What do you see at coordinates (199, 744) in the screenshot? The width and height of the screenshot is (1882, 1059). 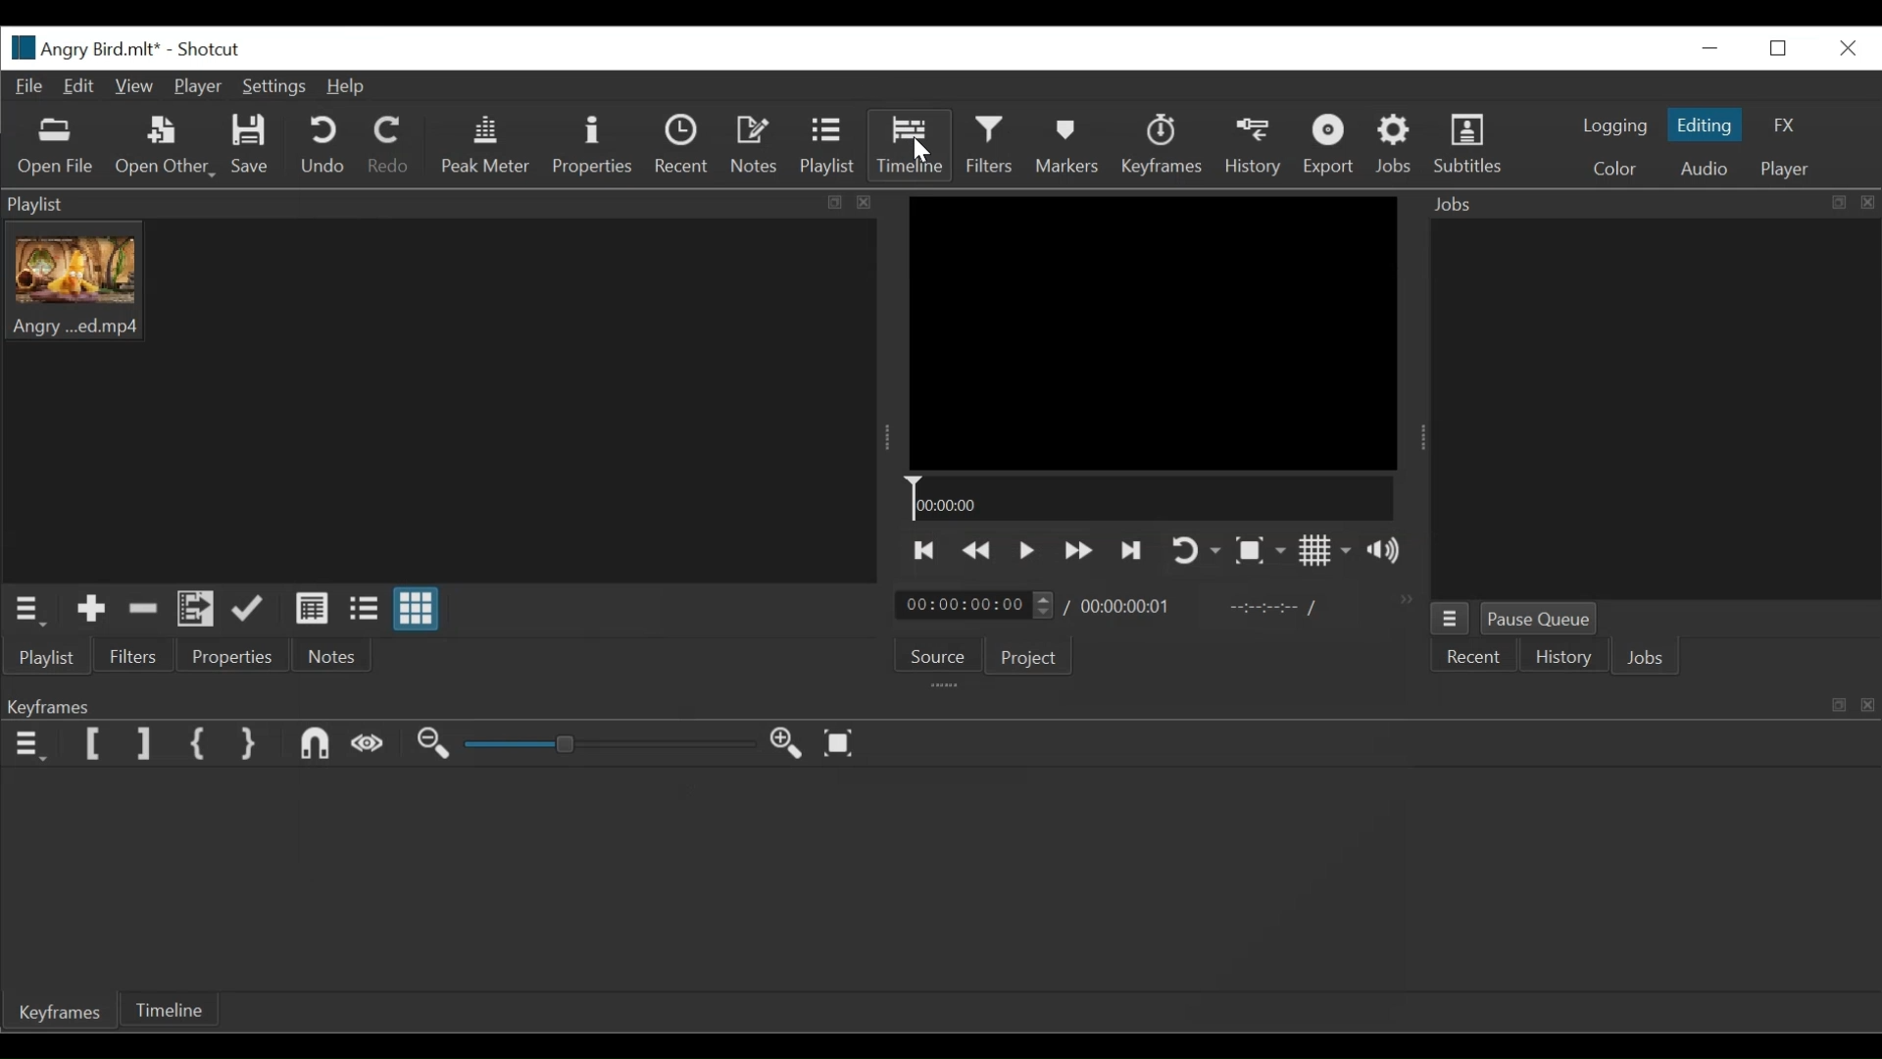 I see `Set First Simple keyframe` at bounding box center [199, 744].